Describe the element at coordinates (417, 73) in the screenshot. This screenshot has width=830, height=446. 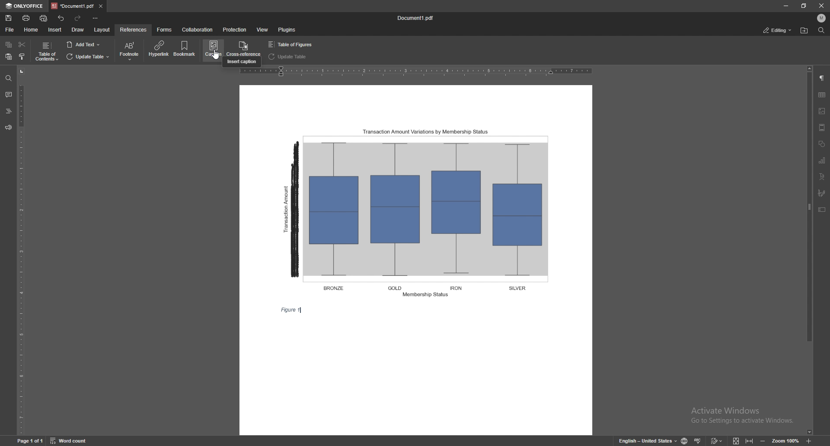
I see `horizontal scale` at that location.